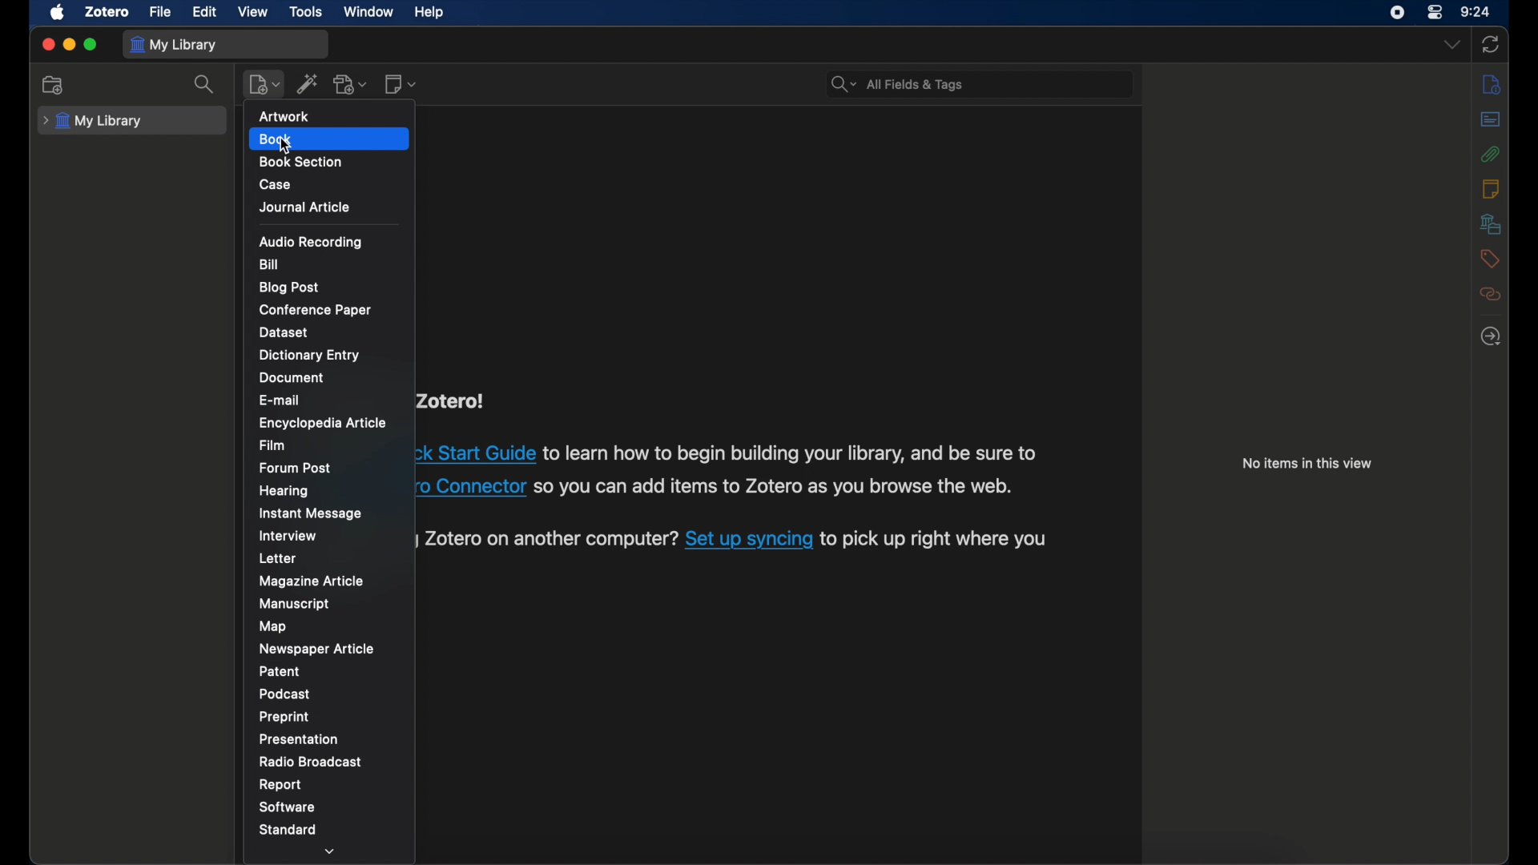  What do you see at coordinates (308, 354) in the screenshot?
I see `dictionary entry` at bounding box center [308, 354].